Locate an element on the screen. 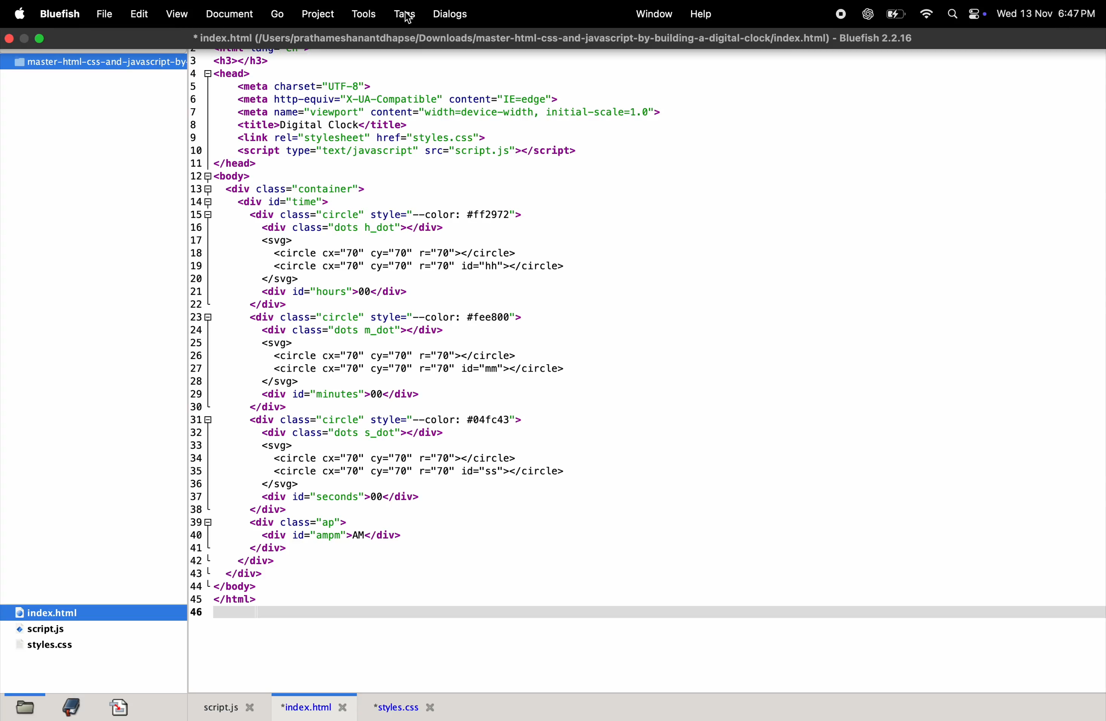  script.js is located at coordinates (217, 706).